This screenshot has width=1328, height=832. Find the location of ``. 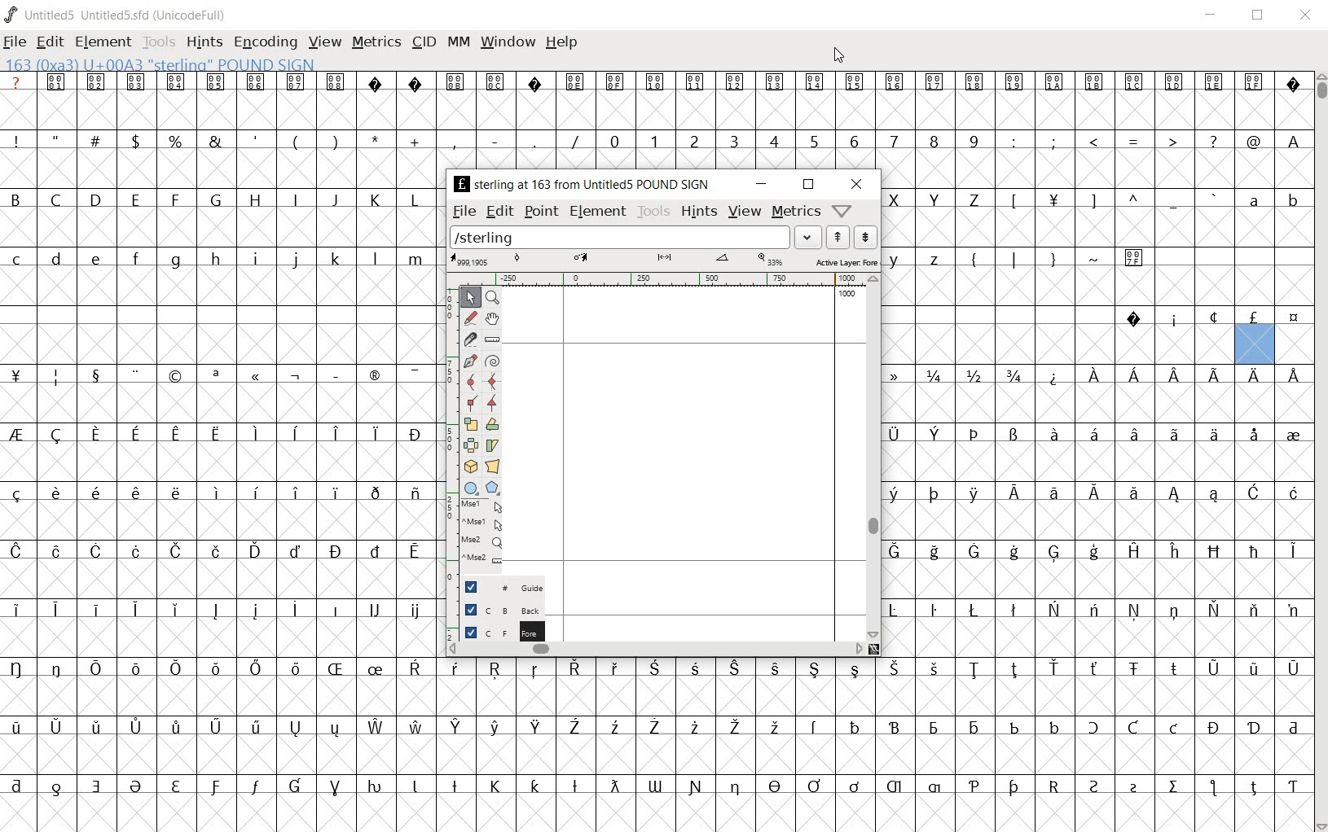

 is located at coordinates (255, 492).